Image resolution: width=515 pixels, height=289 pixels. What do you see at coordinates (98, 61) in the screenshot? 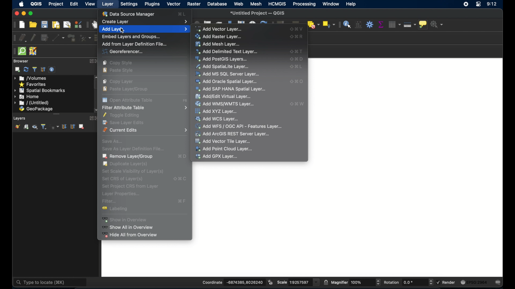
I see `close` at bounding box center [98, 61].